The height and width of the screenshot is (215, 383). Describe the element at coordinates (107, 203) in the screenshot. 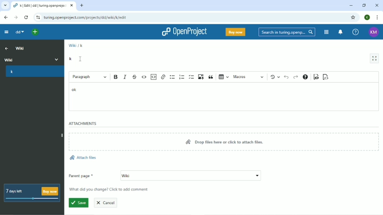

I see `Cancel` at that location.